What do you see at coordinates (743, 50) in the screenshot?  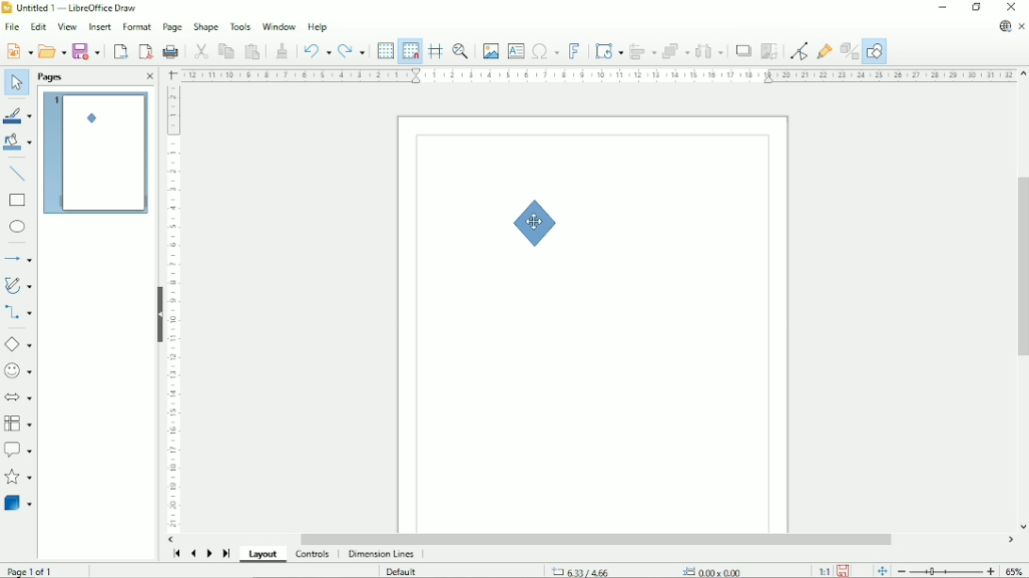 I see `Shadow` at bounding box center [743, 50].